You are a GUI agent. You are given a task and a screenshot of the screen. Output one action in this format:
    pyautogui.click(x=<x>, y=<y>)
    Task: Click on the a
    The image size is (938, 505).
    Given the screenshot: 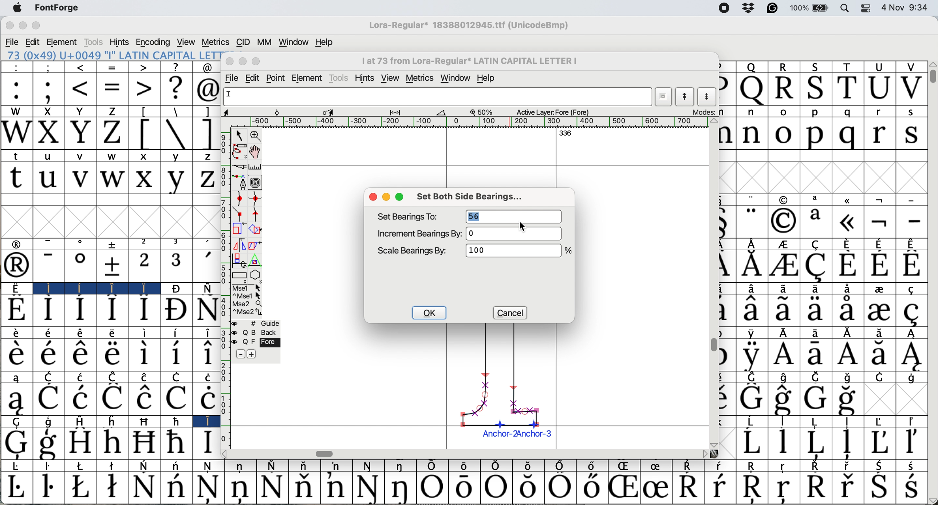 What is the action you would take?
    pyautogui.click(x=17, y=377)
    